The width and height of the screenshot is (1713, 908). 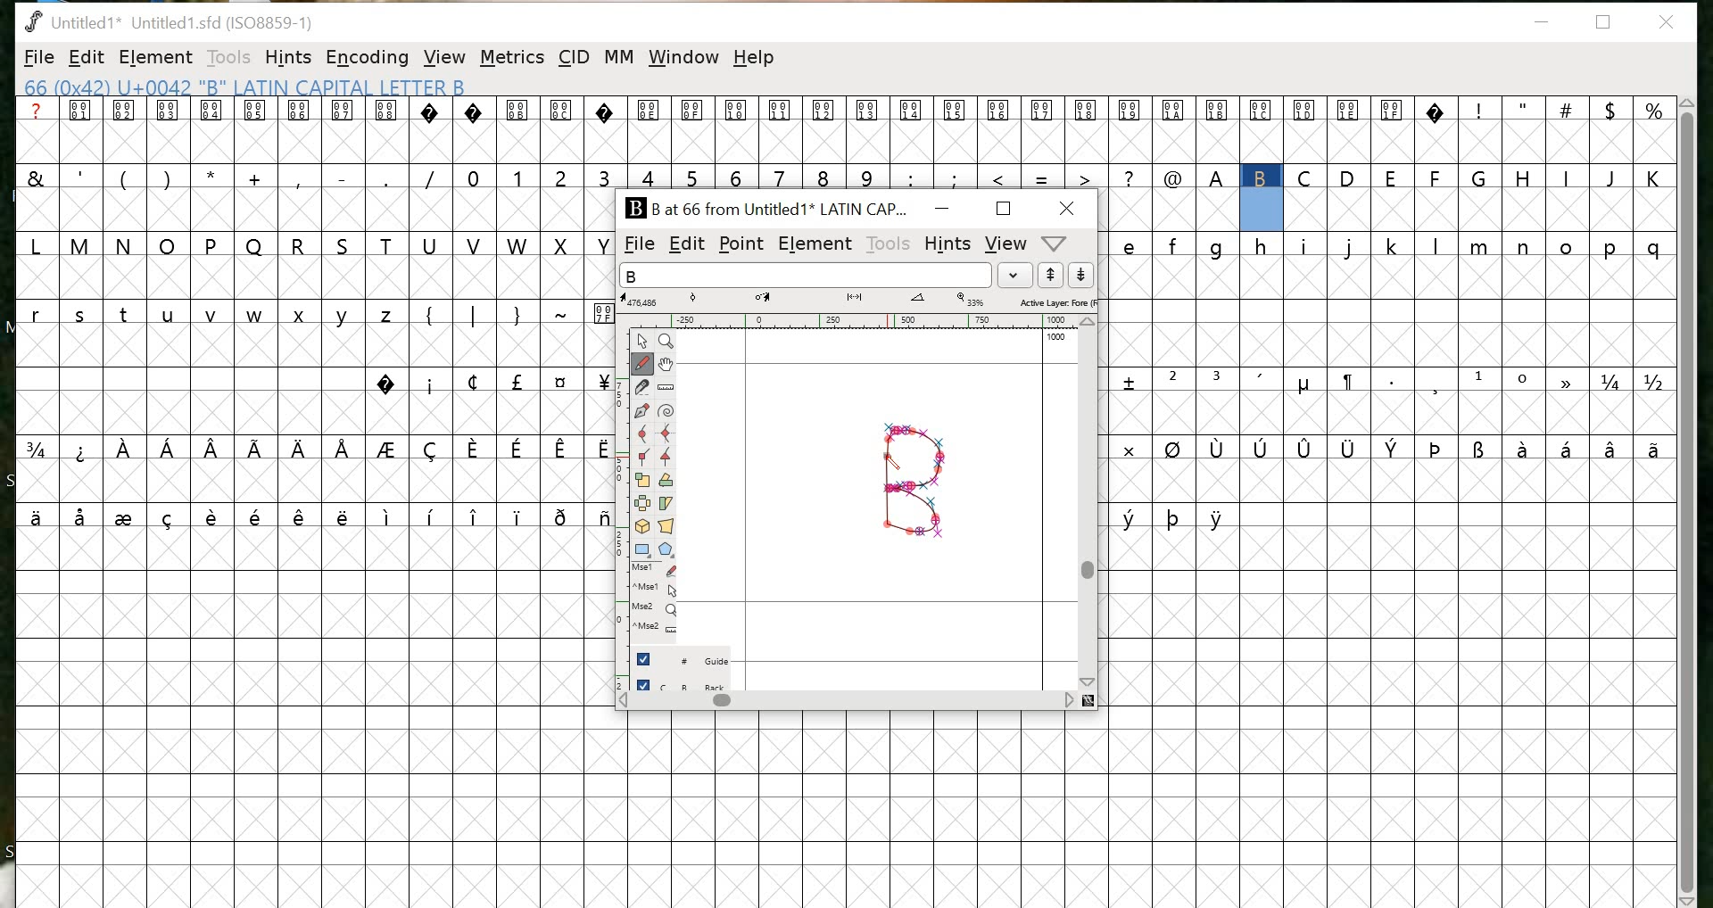 I want to click on pen tool/ cursor location, so click(x=894, y=460).